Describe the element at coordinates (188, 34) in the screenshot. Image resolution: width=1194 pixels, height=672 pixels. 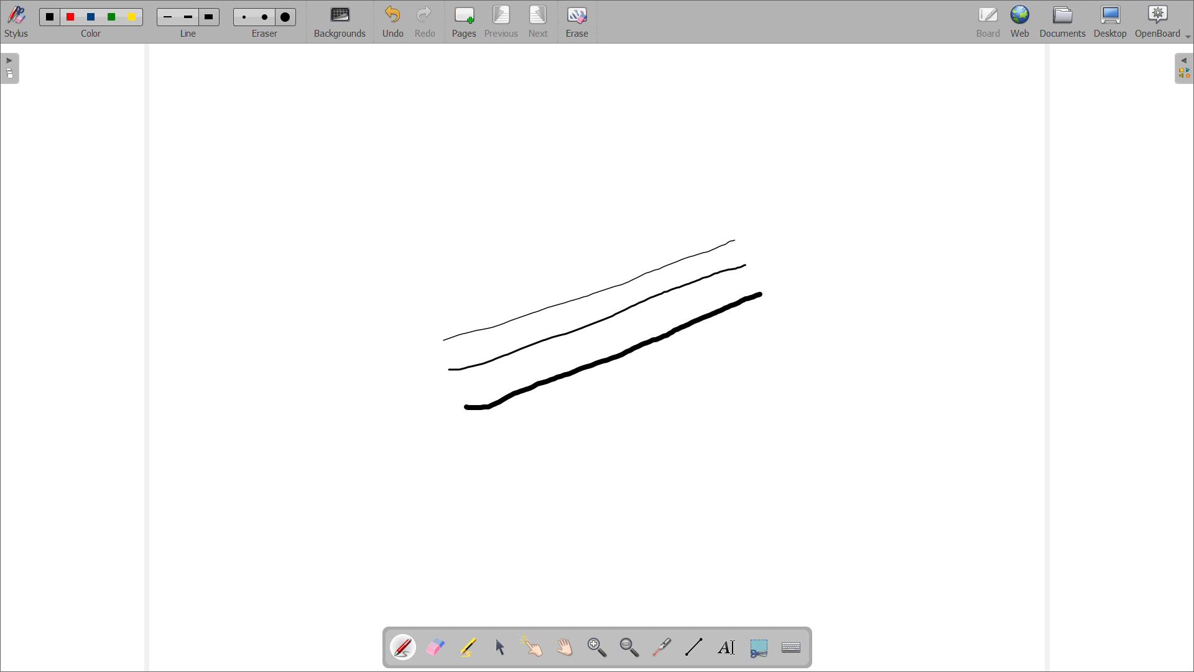
I see `select line width` at that location.